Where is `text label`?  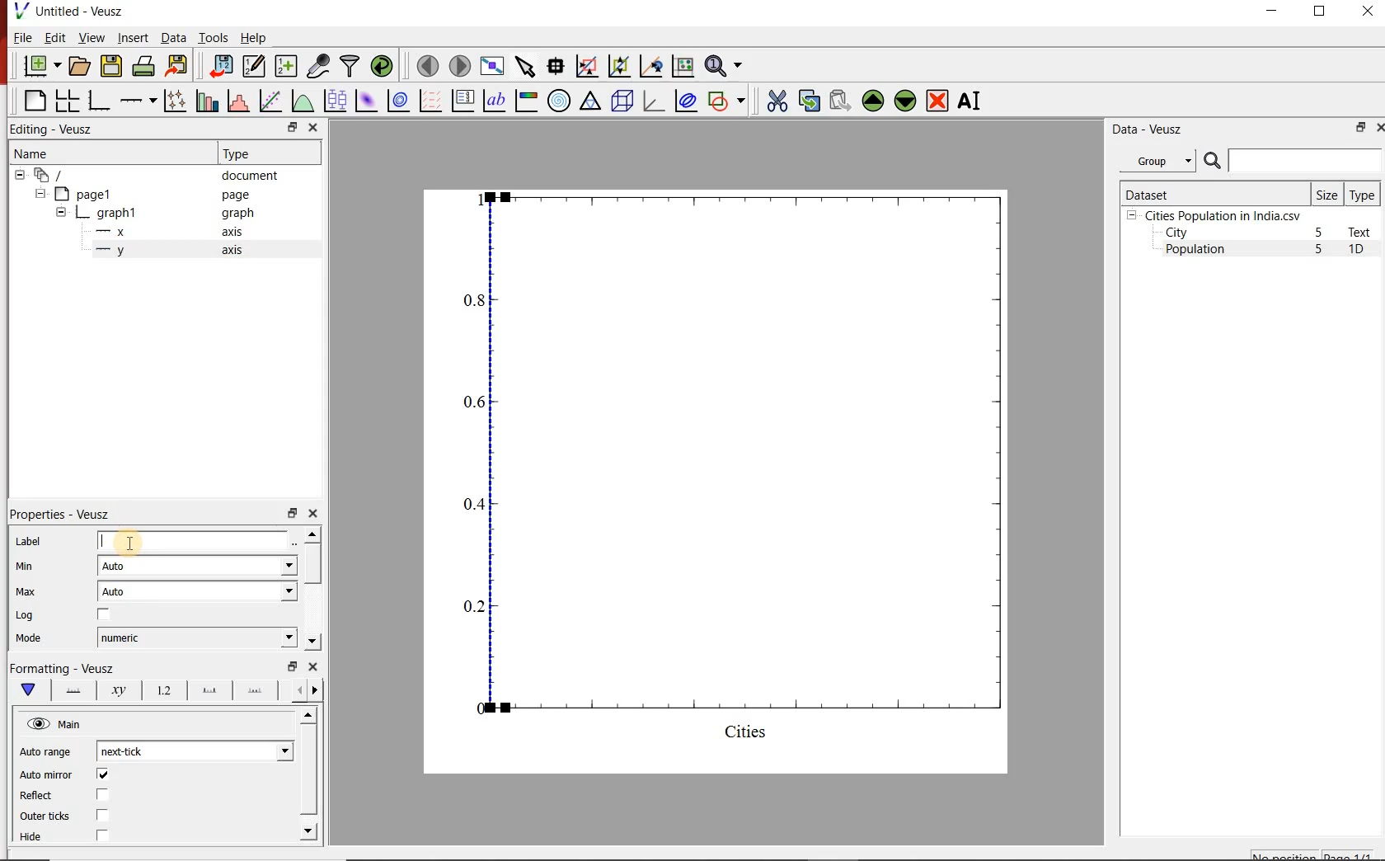
text label is located at coordinates (494, 100).